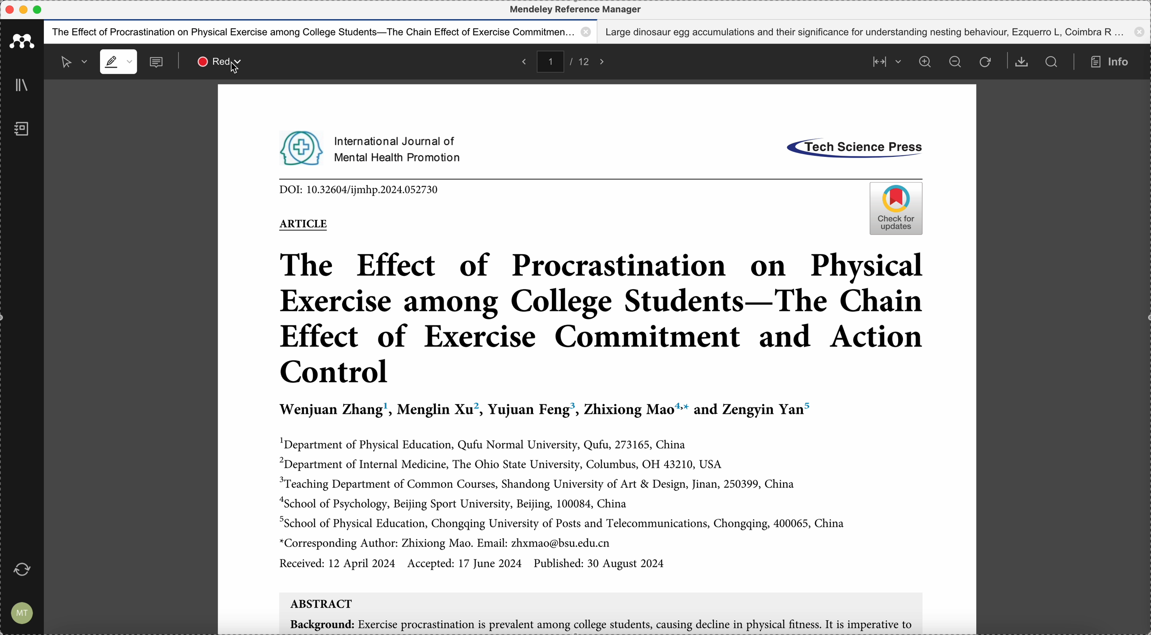  I want to click on minimize, so click(25, 9).